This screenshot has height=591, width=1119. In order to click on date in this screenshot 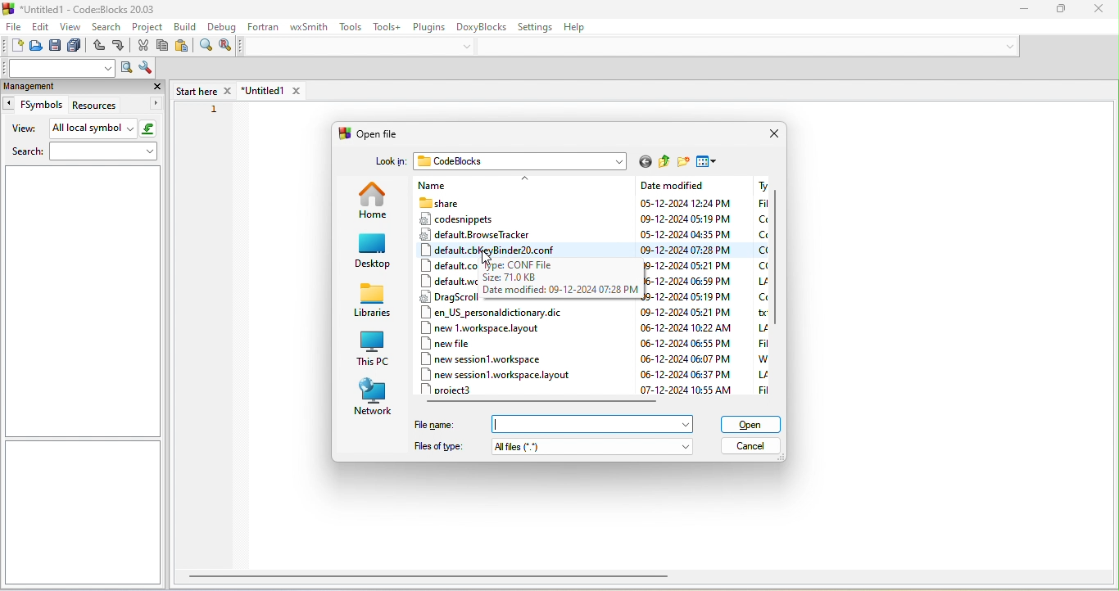, I will do `click(686, 233)`.